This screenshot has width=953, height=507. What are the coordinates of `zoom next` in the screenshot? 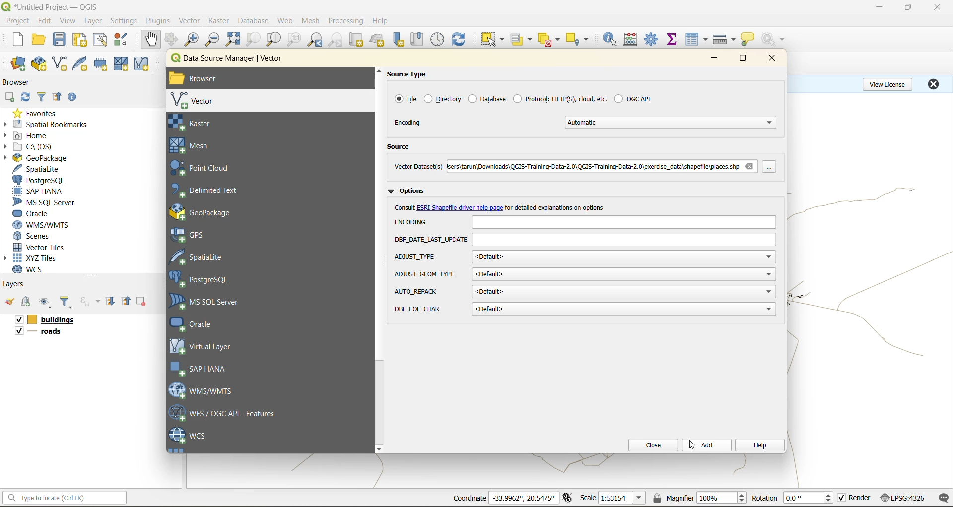 It's located at (337, 40).